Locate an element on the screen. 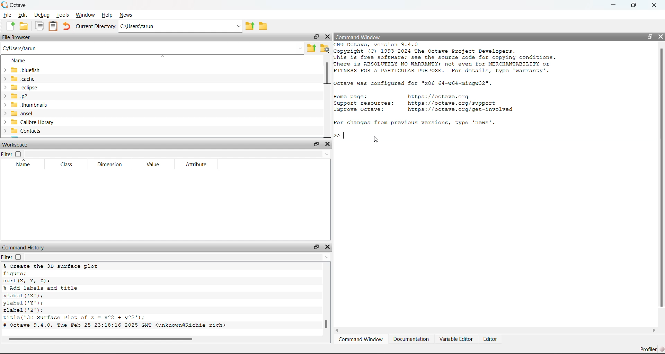 This screenshot has height=354, width=665. Command Window is located at coordinates (361, 339).